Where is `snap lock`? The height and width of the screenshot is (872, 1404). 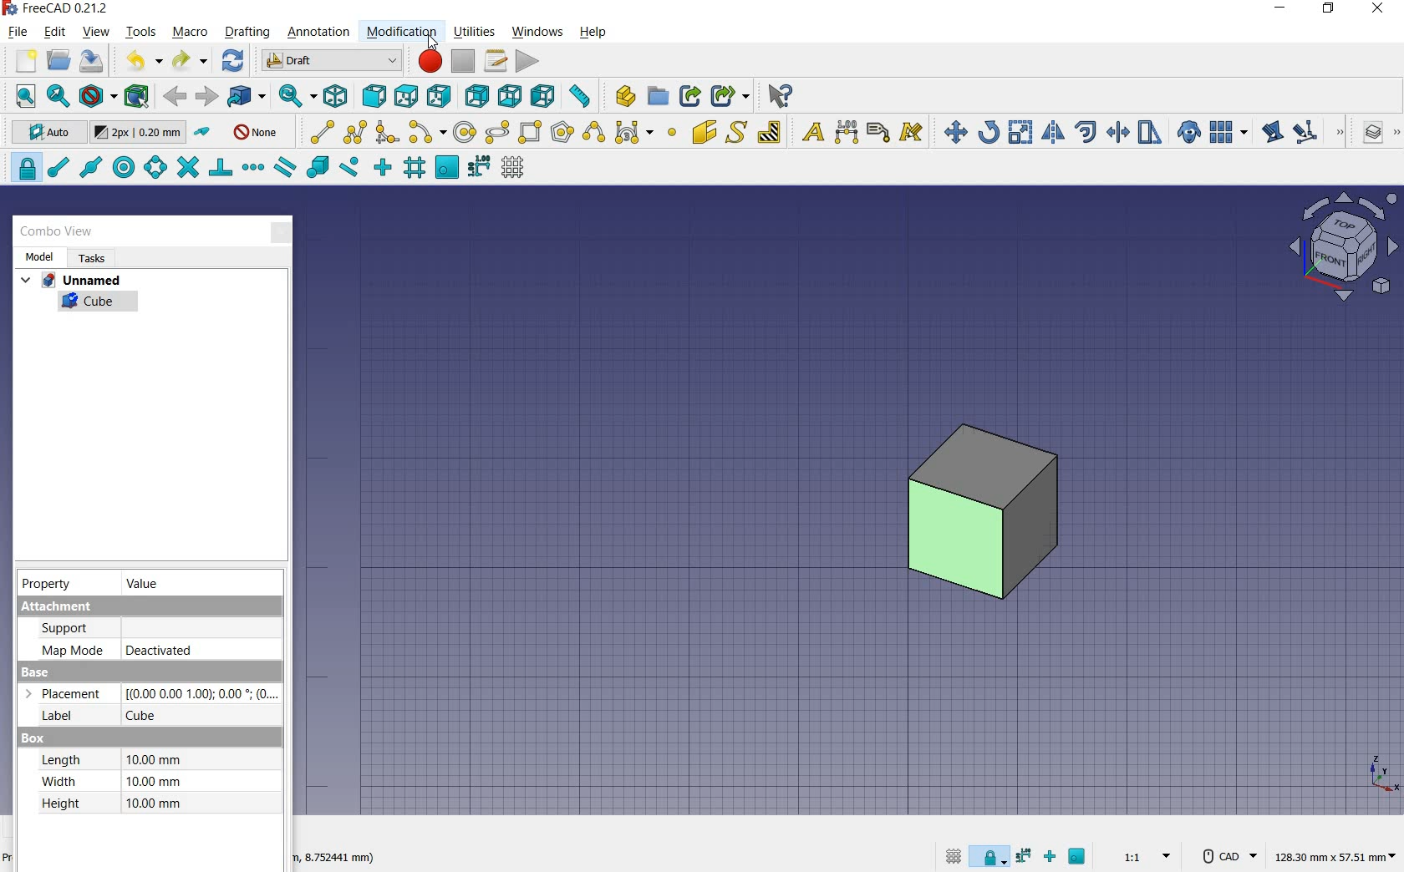 snap lock is located at coordinates (988, 859).